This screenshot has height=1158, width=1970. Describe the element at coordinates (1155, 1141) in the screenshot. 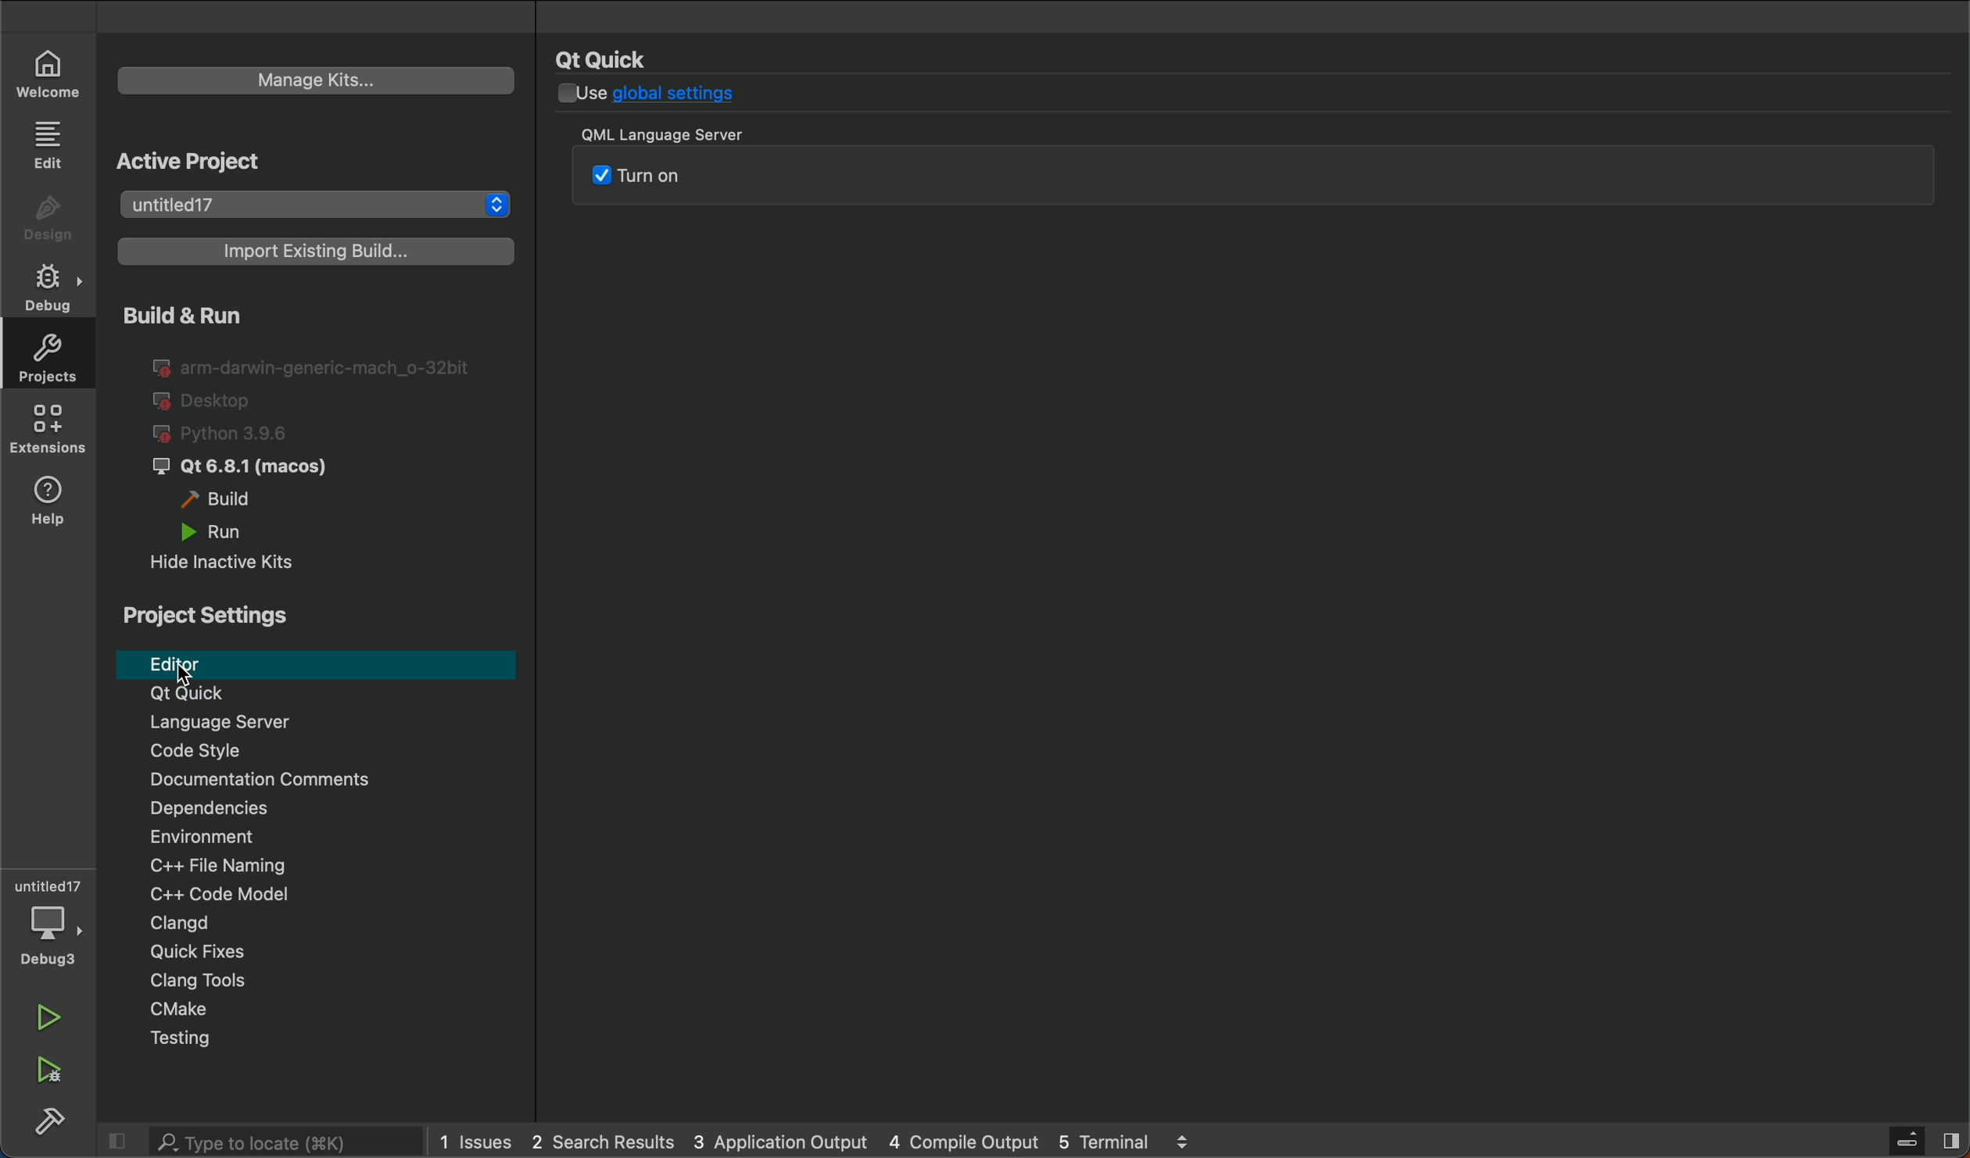

I see `5 terminal` at that location.